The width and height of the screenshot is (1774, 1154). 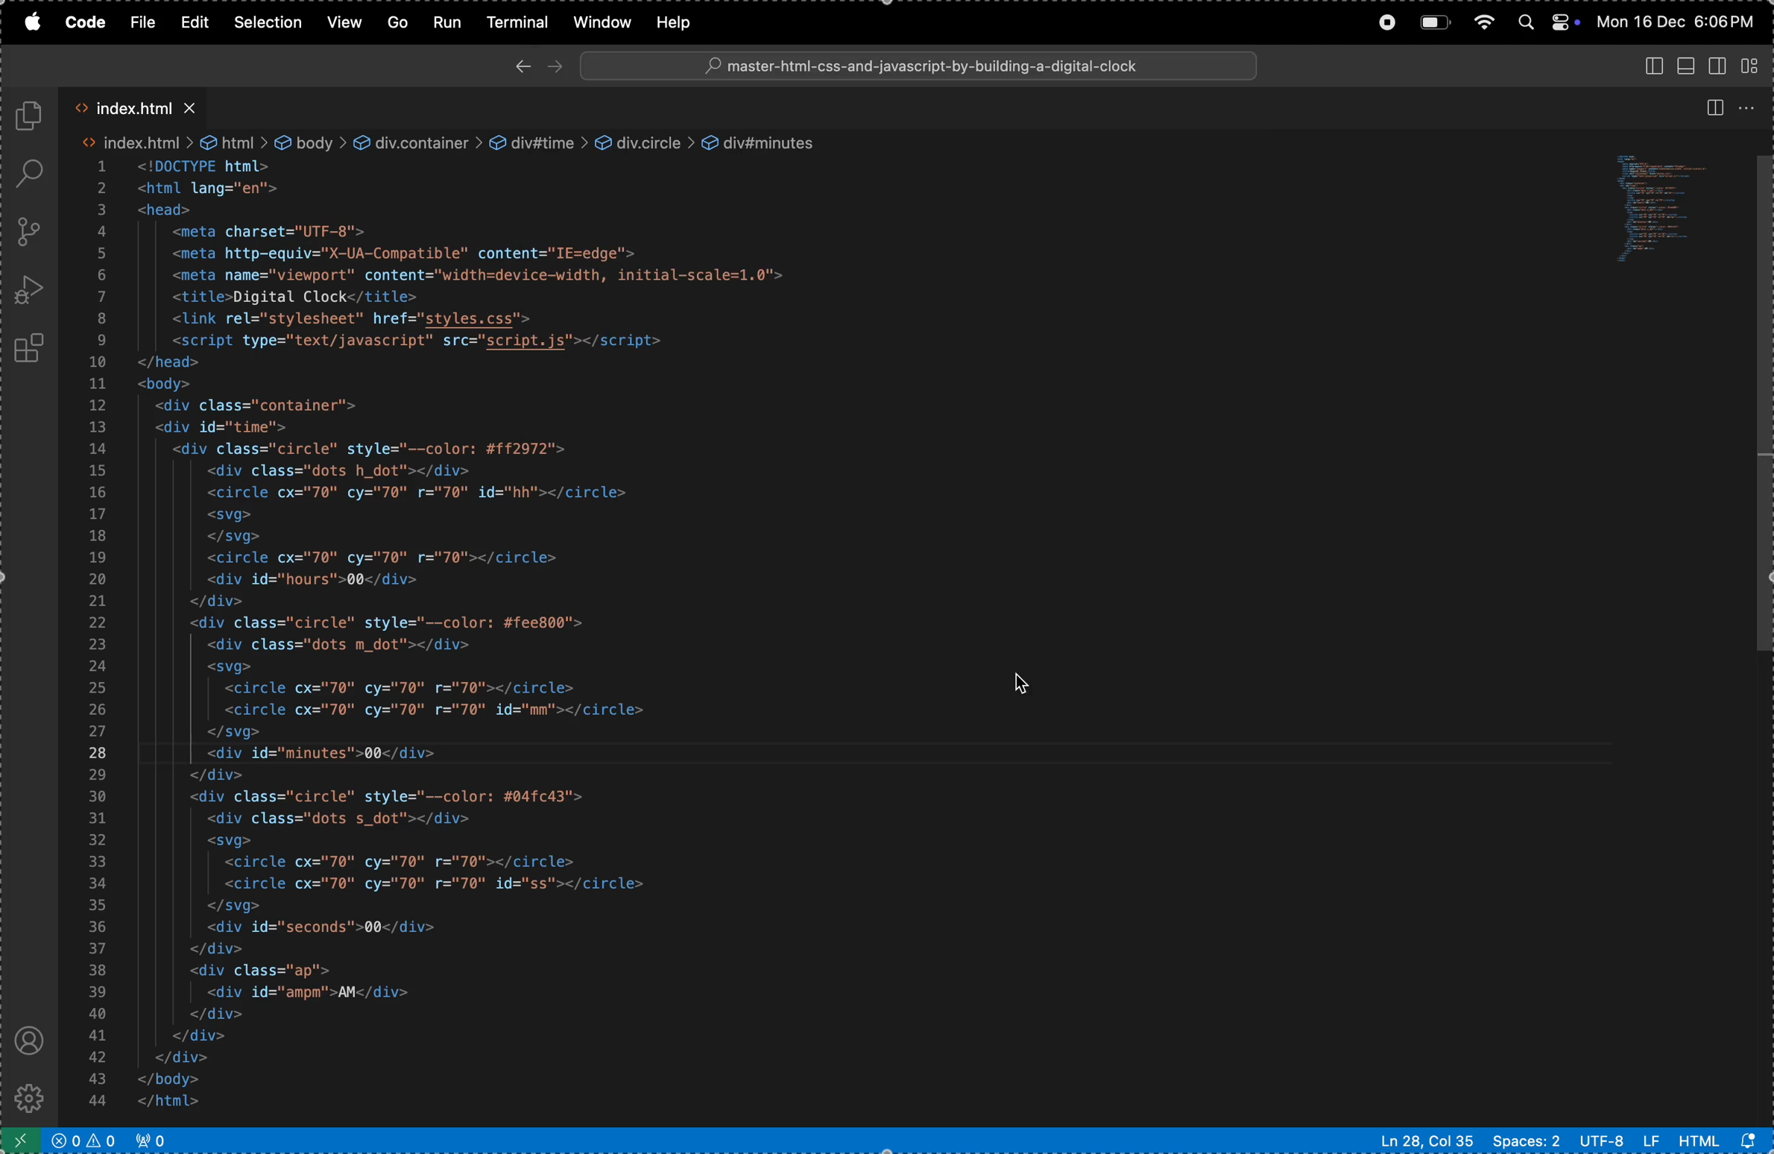 I want to click on code window, so click(x=1679, y=211).